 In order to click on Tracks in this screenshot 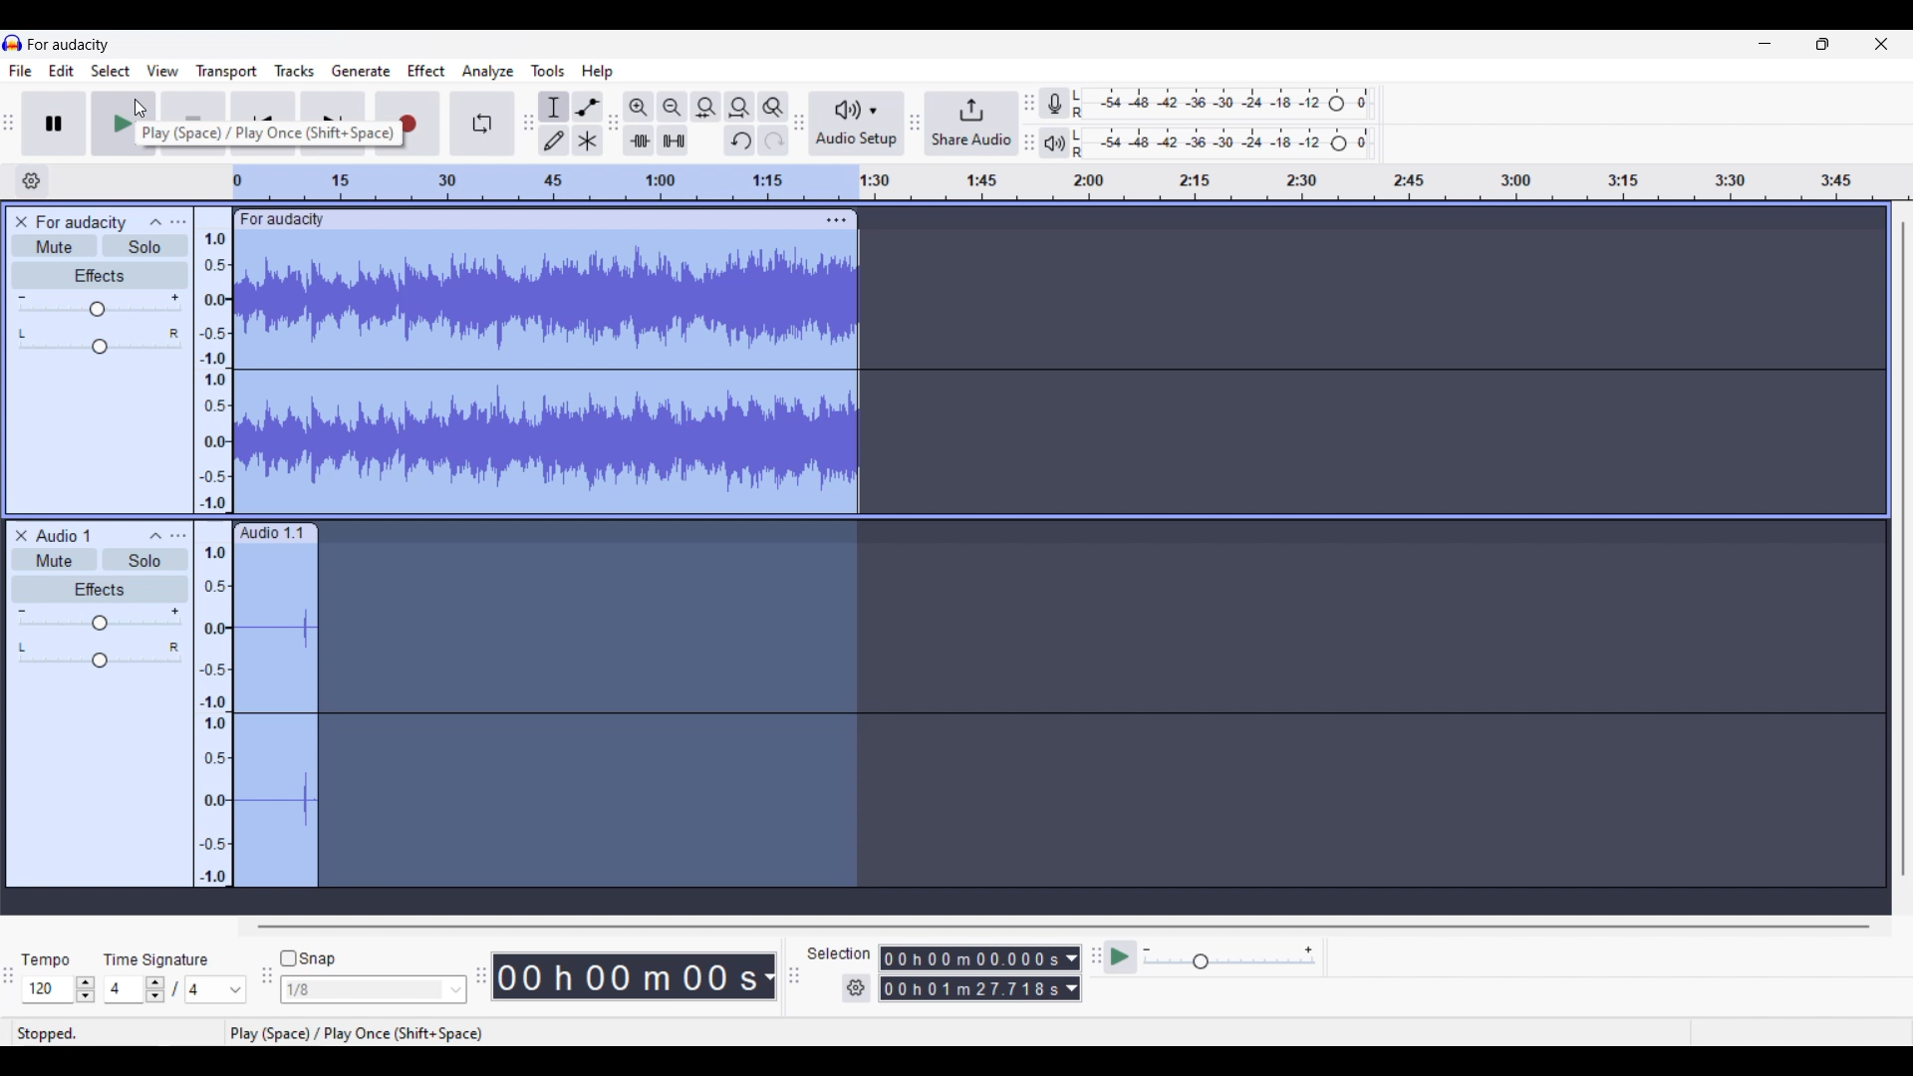, I will do `click(294, 70)`.